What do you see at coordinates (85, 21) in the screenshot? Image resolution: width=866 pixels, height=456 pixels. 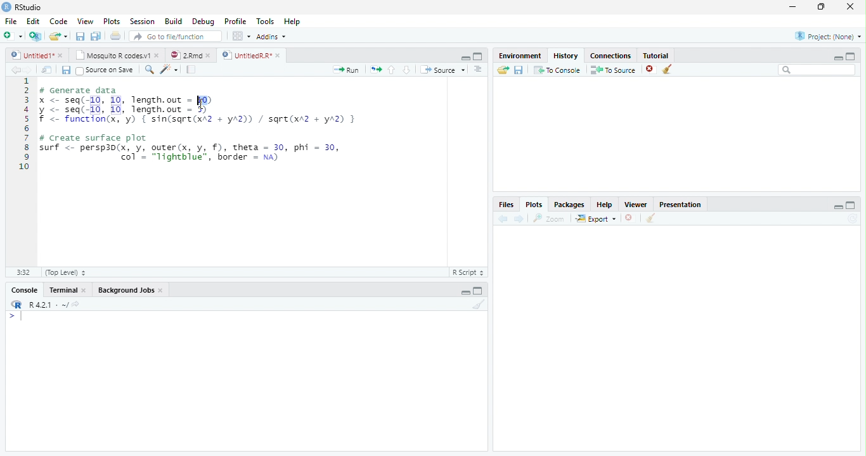 I see `View` at bounding box center [85, 21].